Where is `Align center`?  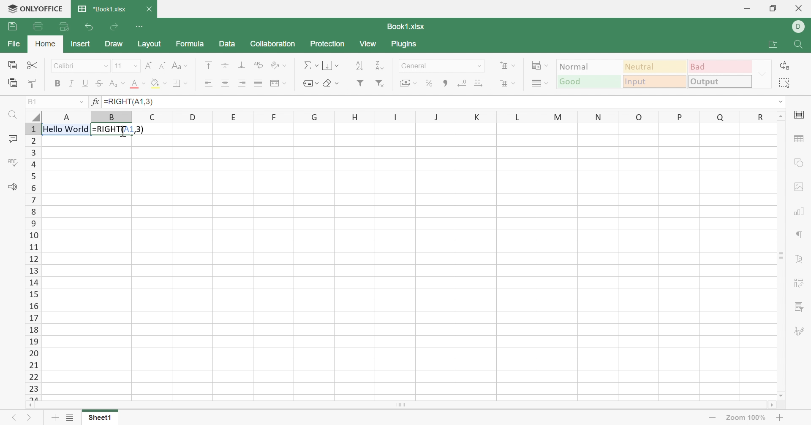
Align center is located at coordinates (225, 83).